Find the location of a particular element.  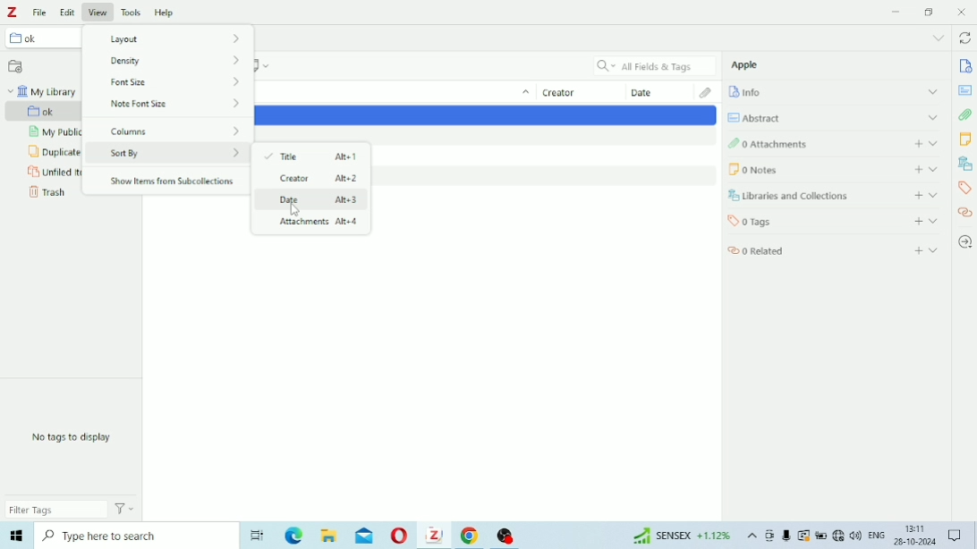

add is located at coordinates (916, 221).